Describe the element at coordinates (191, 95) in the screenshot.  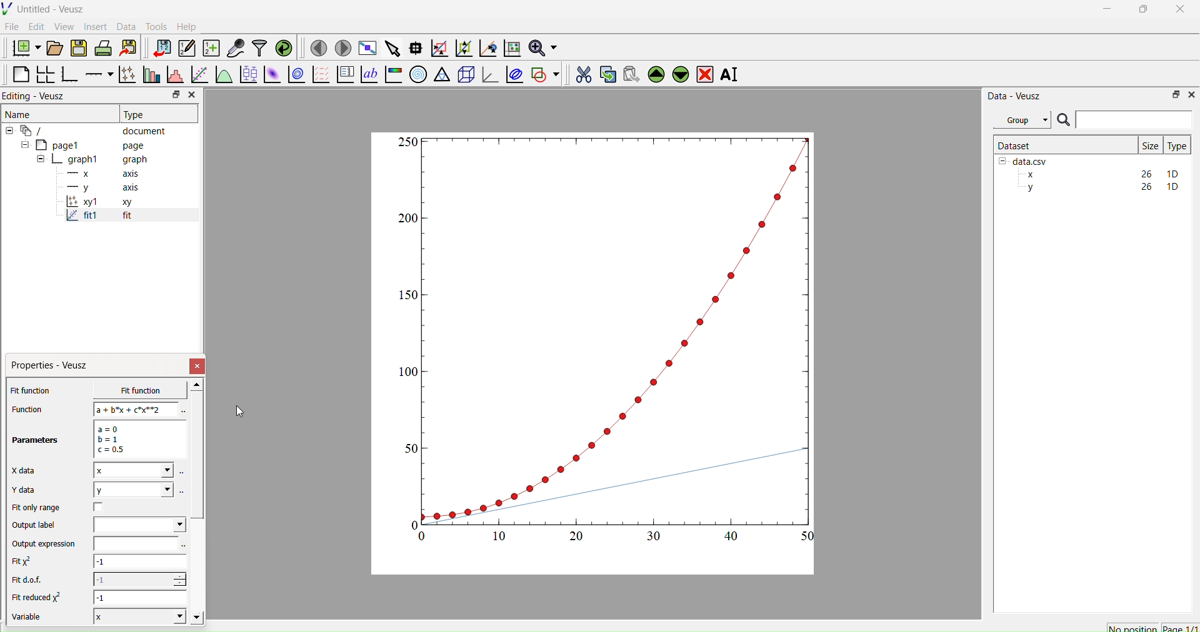
I see `Close` at that location.